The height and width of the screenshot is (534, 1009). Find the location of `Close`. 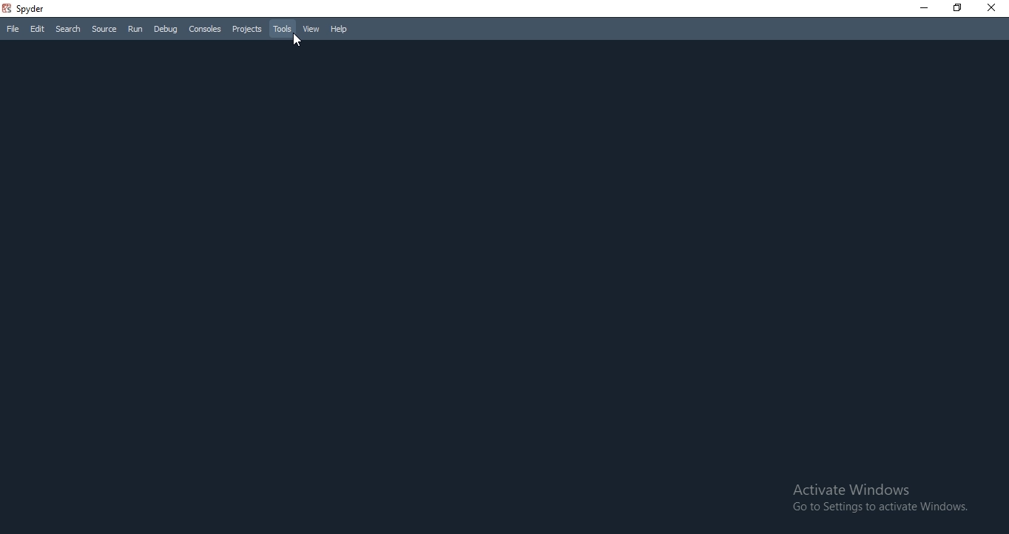

Close is located at coordinates (994, 8).